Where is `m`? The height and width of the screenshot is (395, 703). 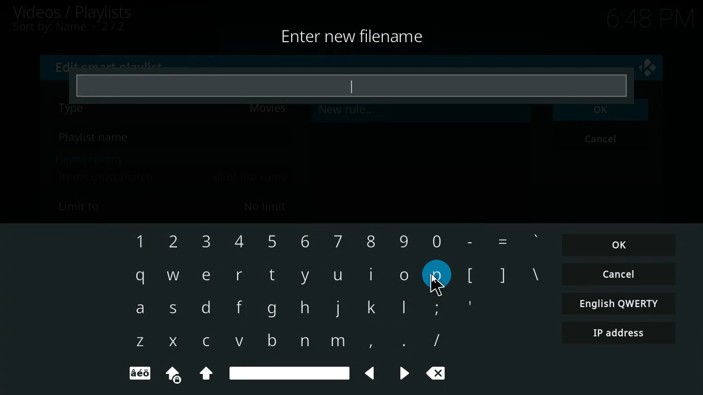
m is located at coordinates (337, 343).